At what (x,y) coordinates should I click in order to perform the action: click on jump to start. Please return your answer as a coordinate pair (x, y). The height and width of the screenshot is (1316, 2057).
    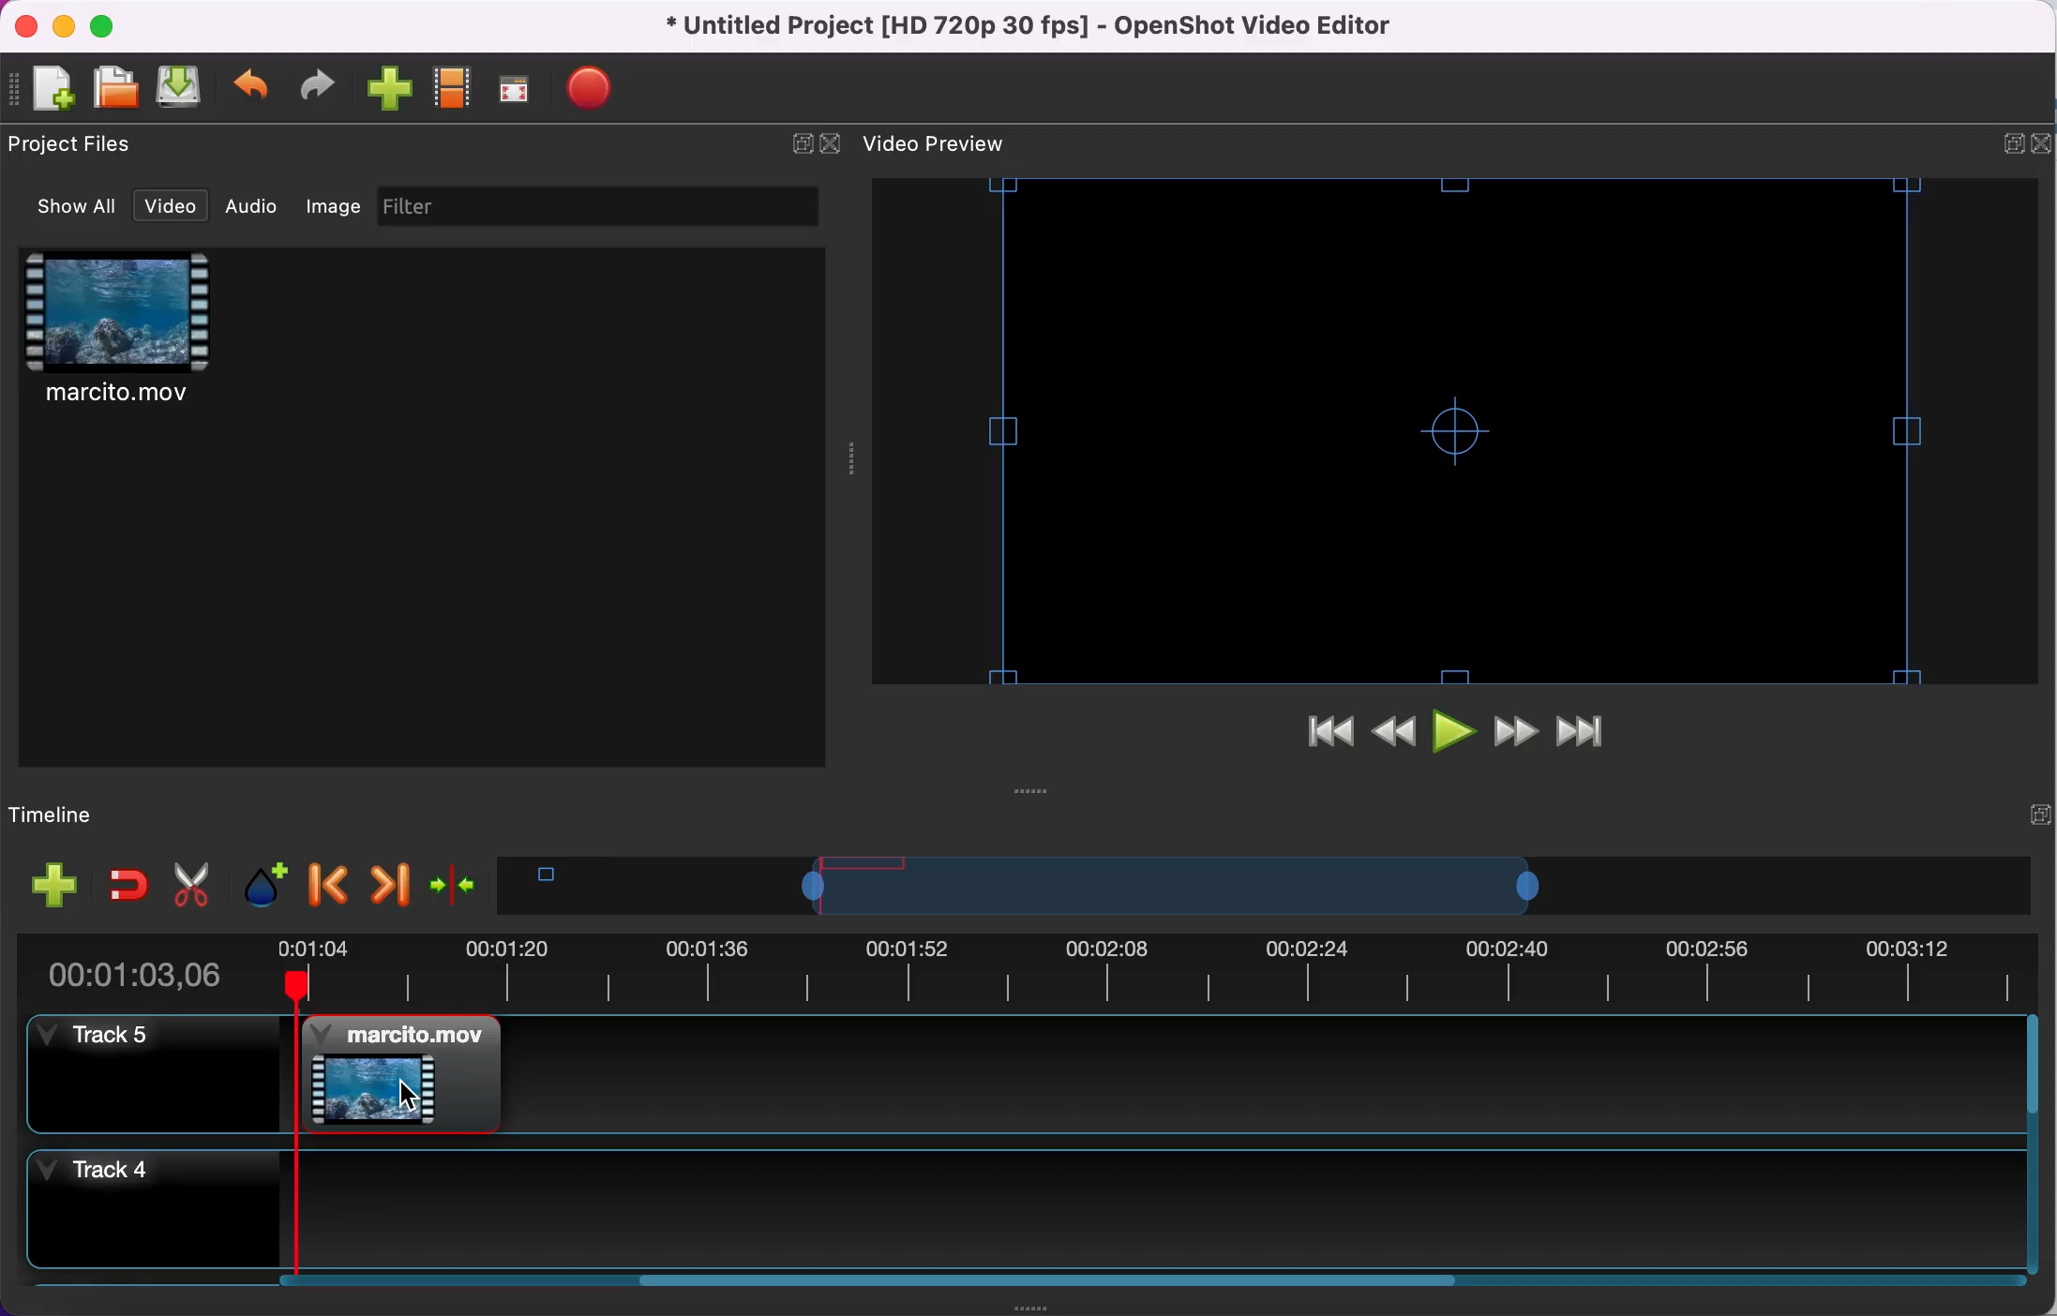
    Looking at the image, I should click on (1318, 737).